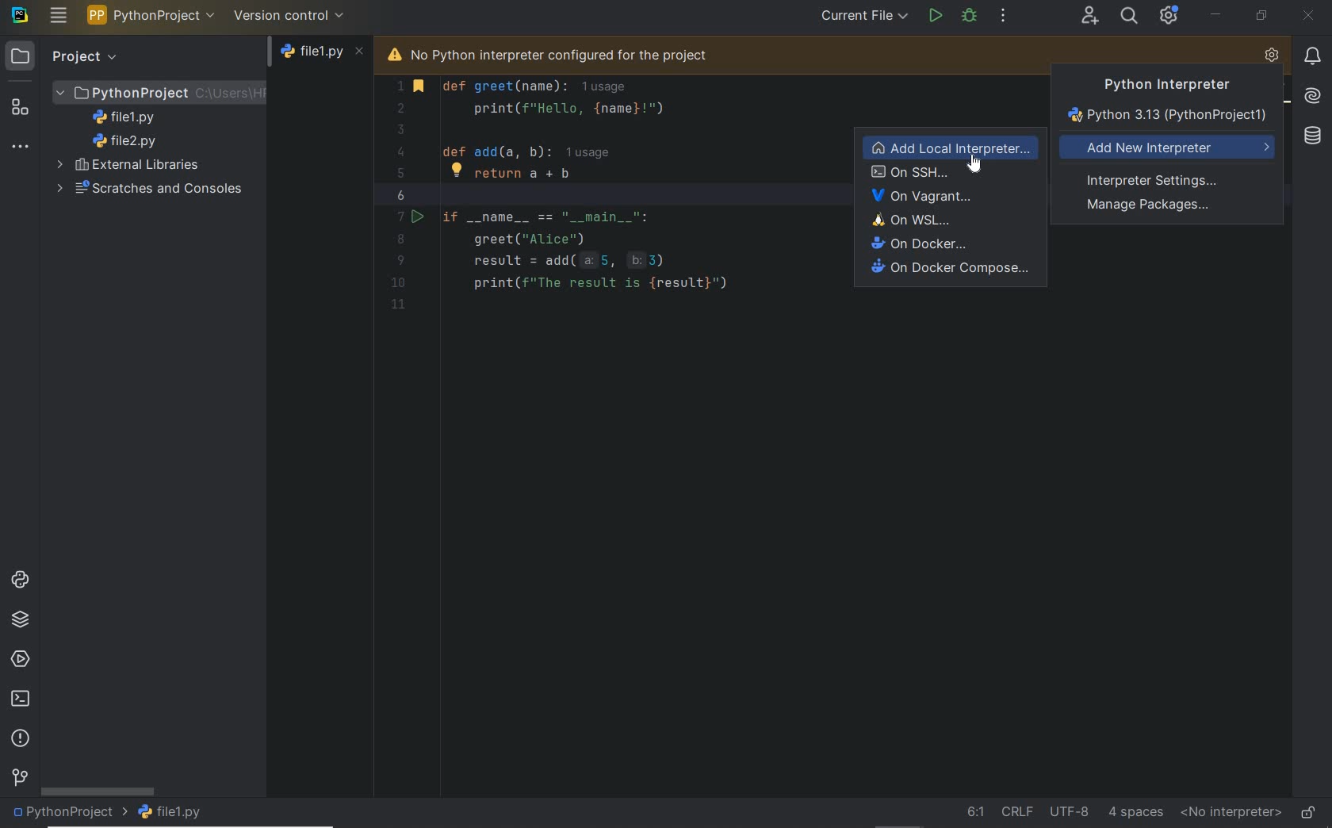  I want to click on On Docker, so click(950, 243).